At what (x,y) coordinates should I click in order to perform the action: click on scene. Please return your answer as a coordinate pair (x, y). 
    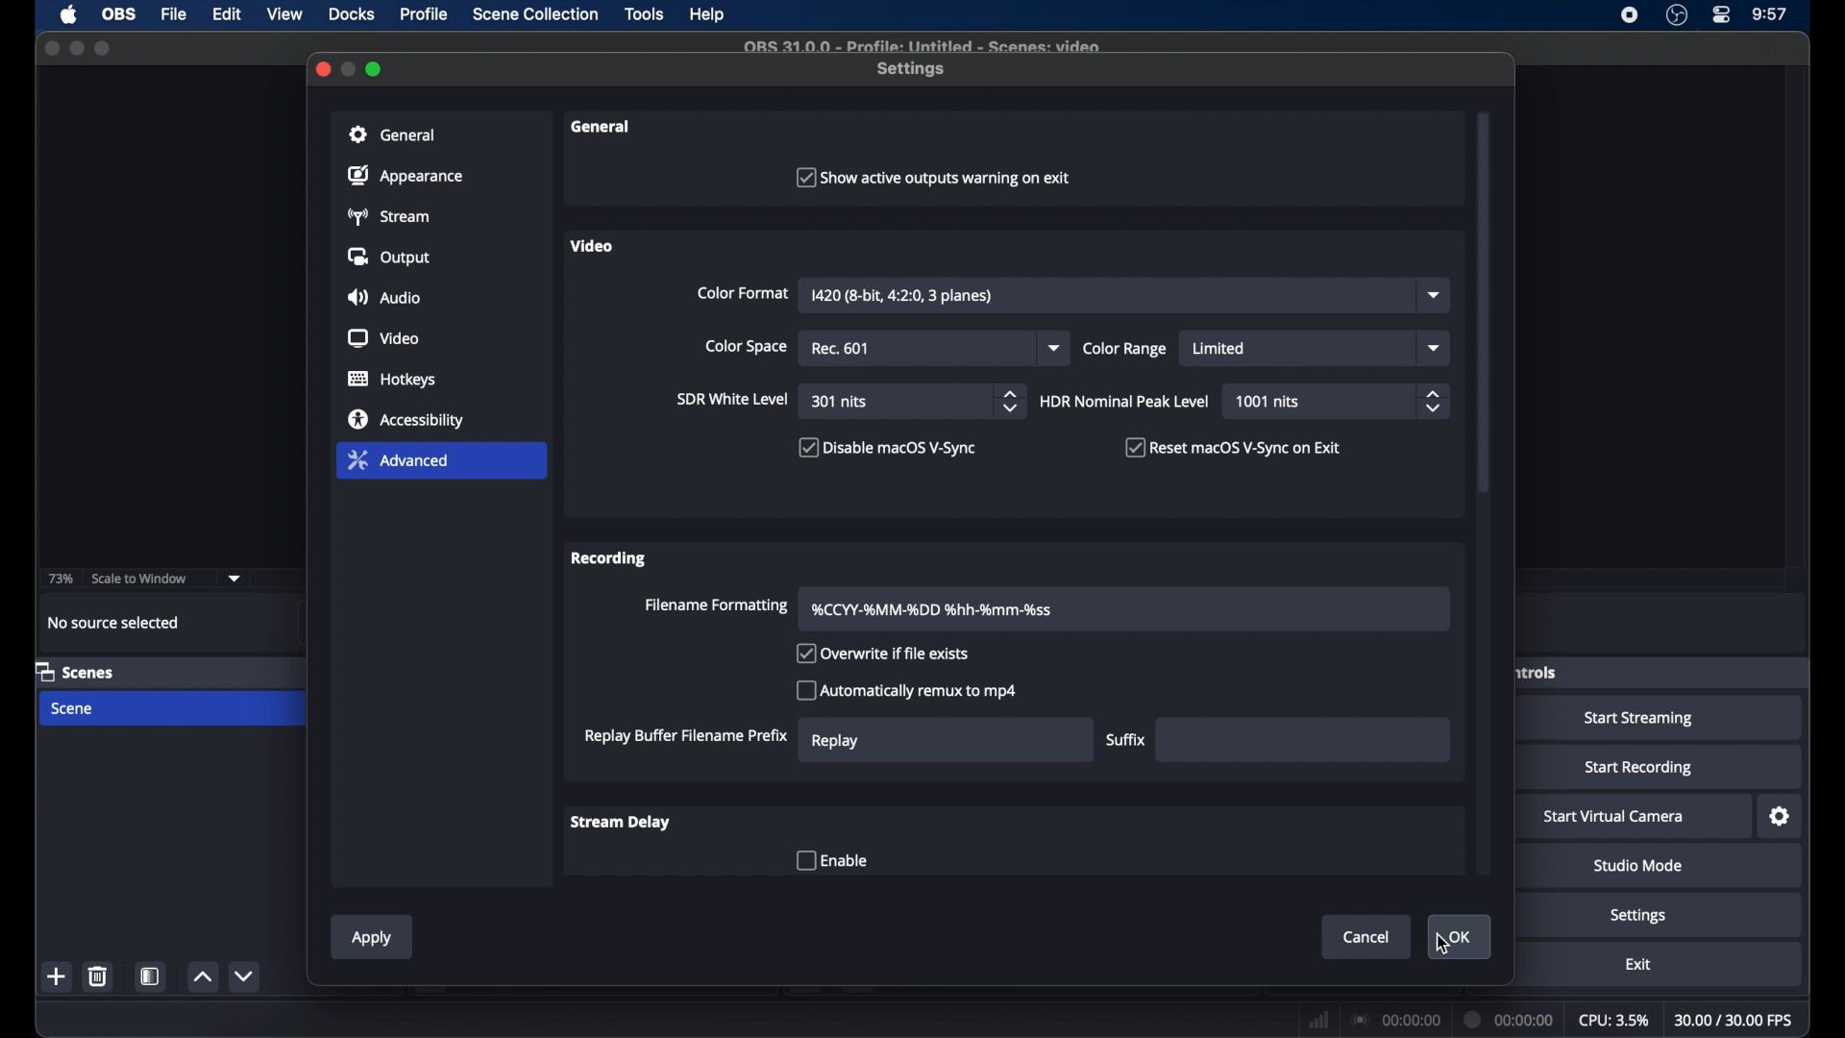
    Looking at the image, I should click on (70, 708).